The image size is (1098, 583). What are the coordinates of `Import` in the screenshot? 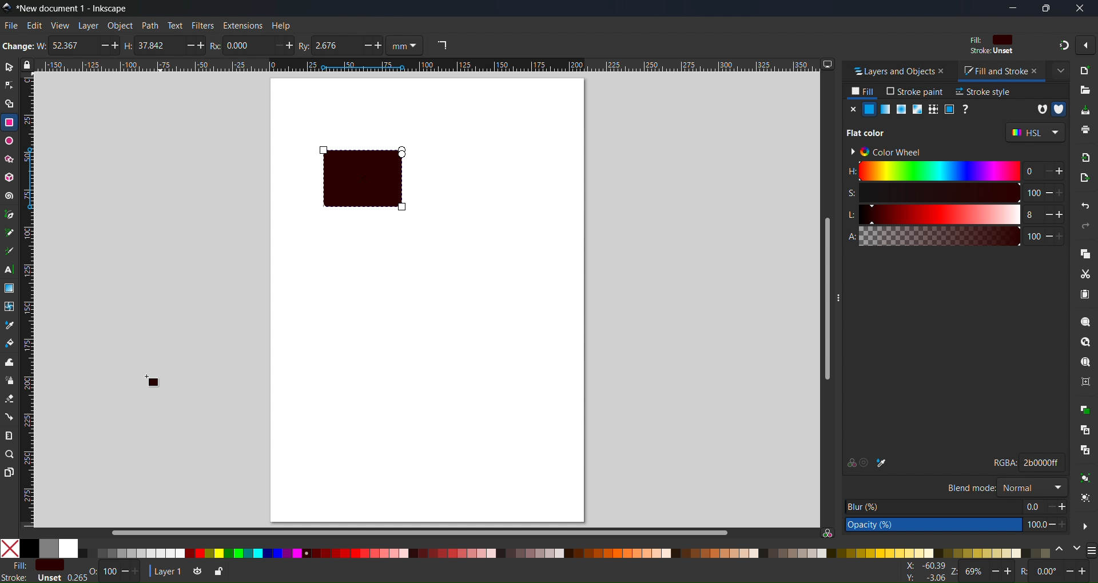 It's located at (1085, 157).